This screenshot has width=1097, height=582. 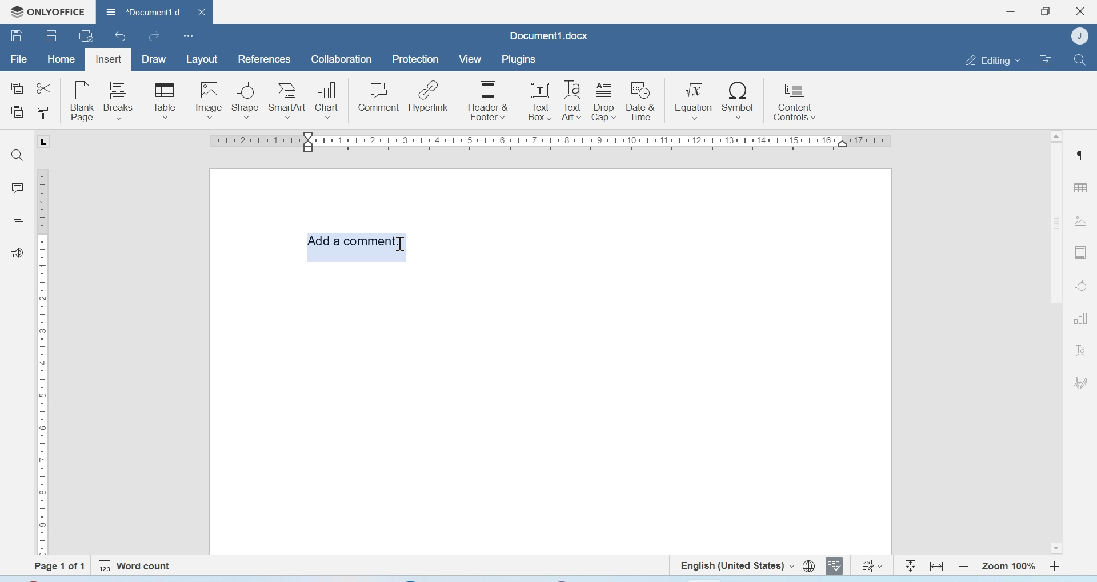 What do you see at coordinates (46, 142) in the screenshot?
I see `tab stop marker` at bounding box center [46, 142].